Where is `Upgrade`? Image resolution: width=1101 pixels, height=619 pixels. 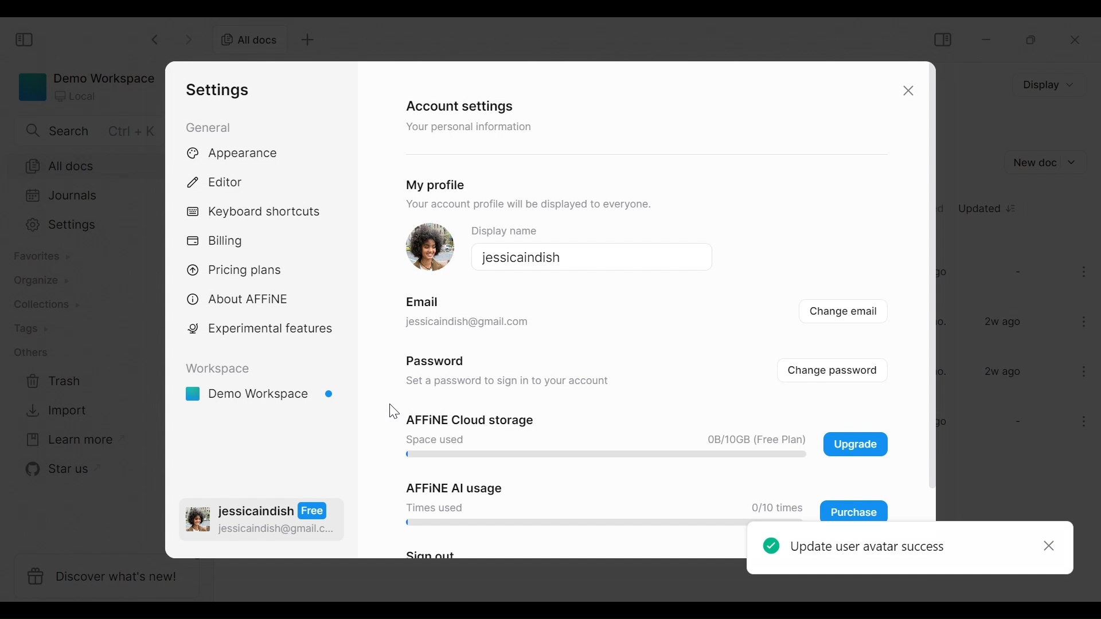 Upgrade is located at coordinates (855, 444).